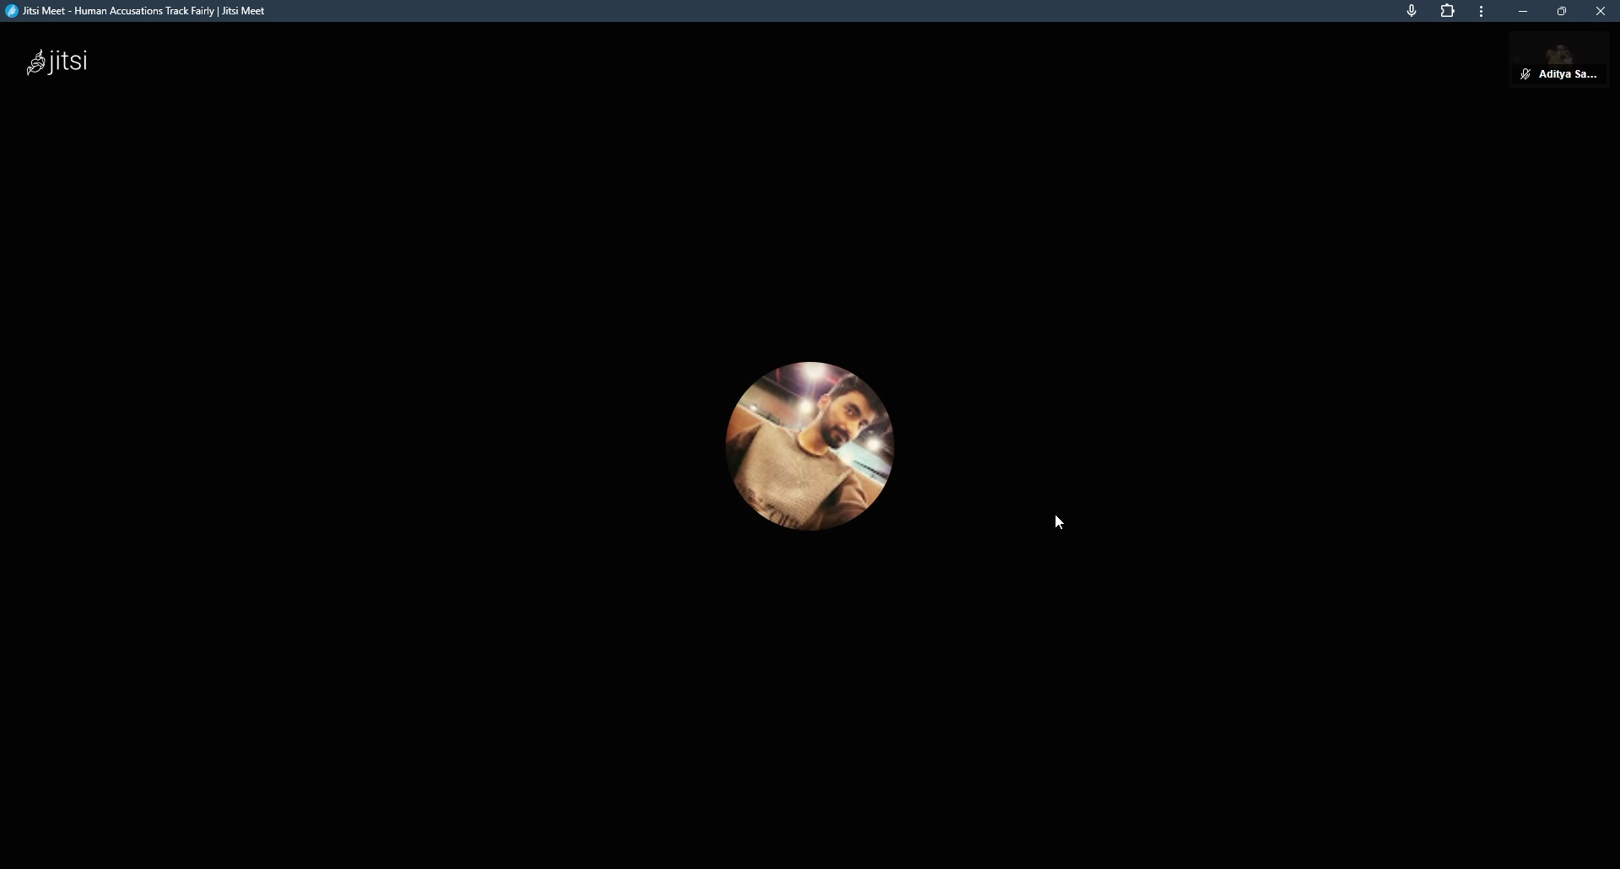 Image resolution: width=1620 pixels, height=869 pixels. Describe the element at coordinates (1572, 64) in the screenshot. I see `profile` at that location.